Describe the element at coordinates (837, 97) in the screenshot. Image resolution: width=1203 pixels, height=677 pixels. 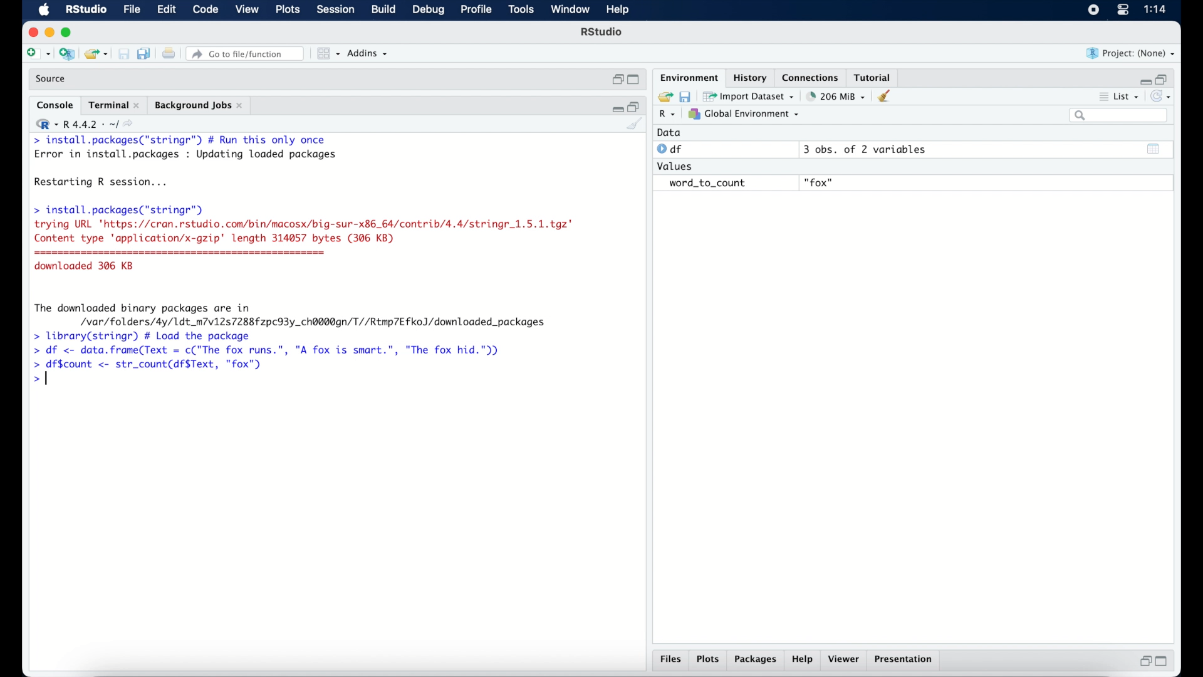
I see `203 MB` at that location.